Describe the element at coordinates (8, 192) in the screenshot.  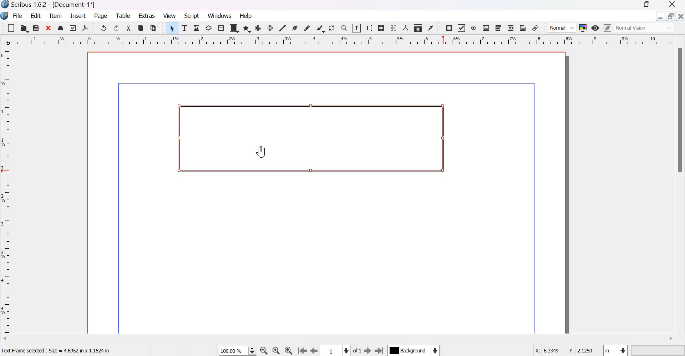
I see `vertical scale` at that location.